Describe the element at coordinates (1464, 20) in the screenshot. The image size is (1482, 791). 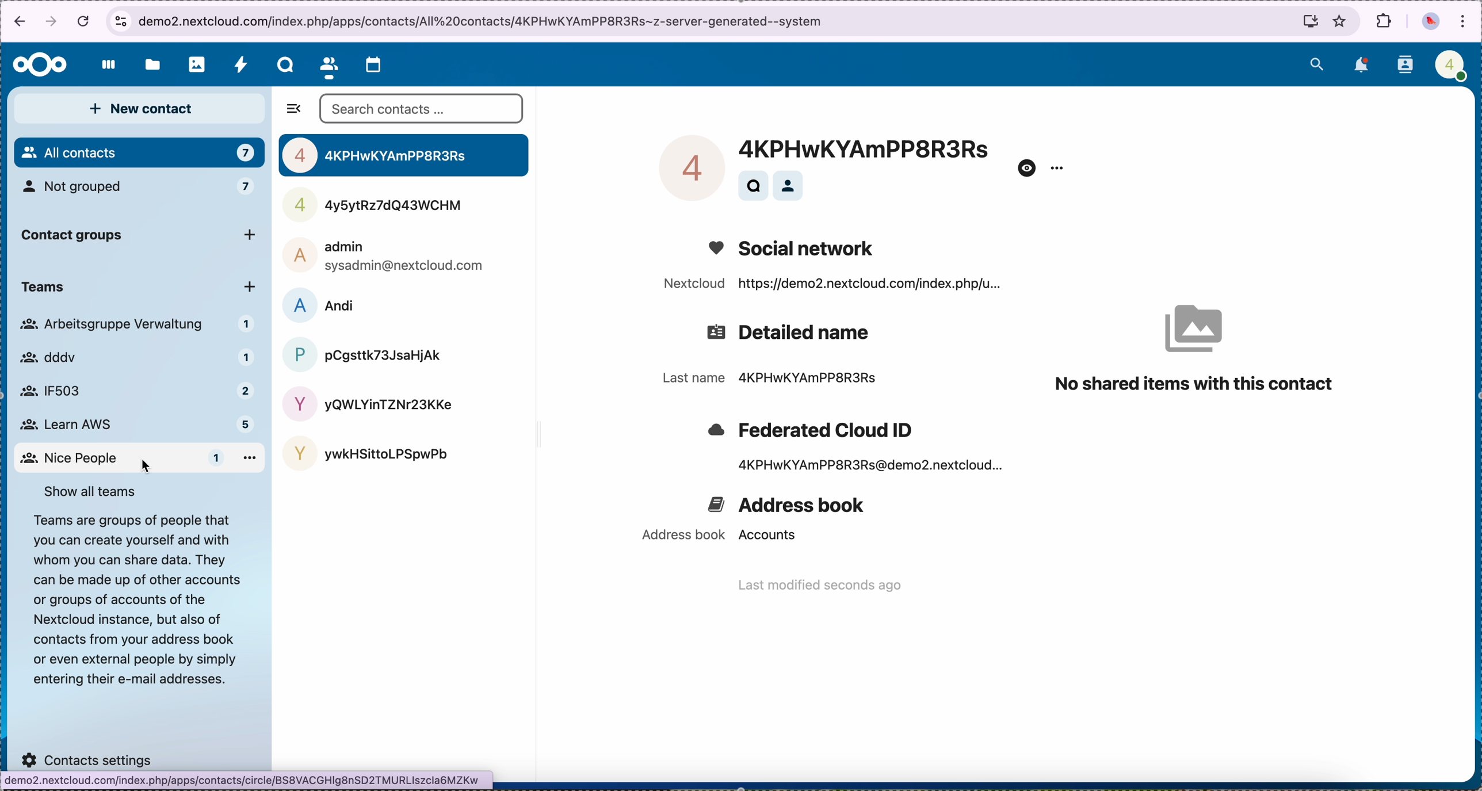
I see `customize and control Google Chrome` at that location.